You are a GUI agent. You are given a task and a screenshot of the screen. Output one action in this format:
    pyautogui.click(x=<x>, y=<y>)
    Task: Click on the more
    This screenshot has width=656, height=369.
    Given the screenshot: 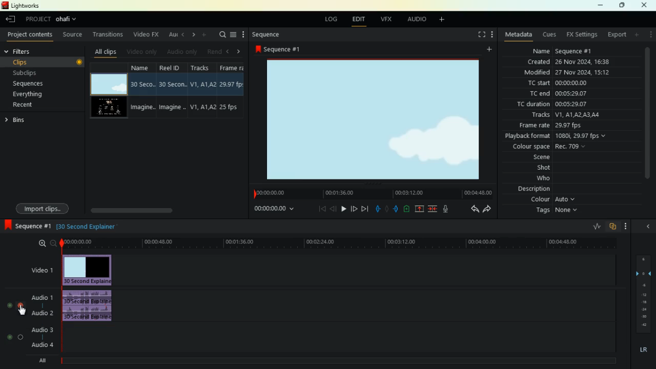 What is the action you would take?
    pyautogui.click(x=204, y=35)
    